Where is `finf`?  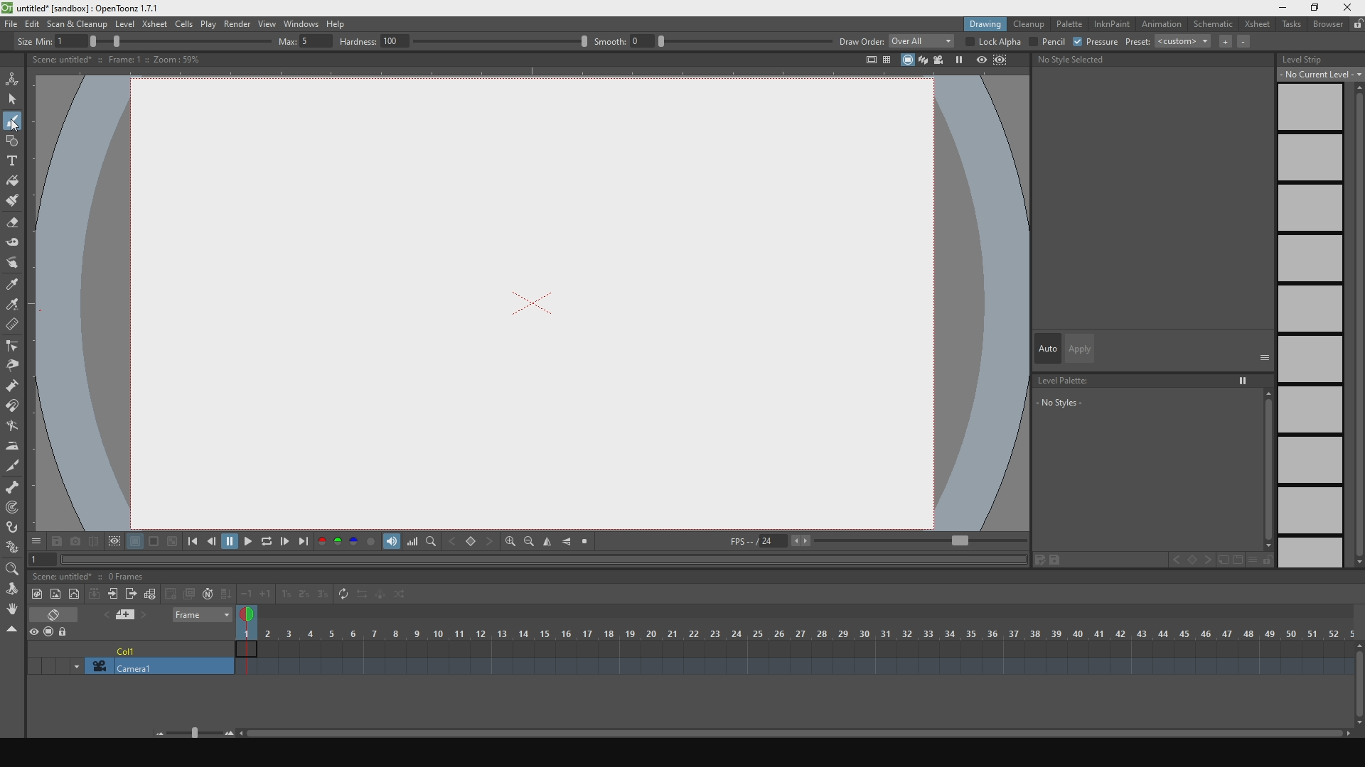
finf is located at coordinates (432, 543).